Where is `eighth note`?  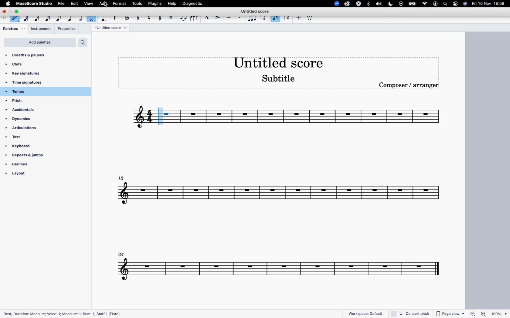
eighth note is located at coordinates (59, 17).